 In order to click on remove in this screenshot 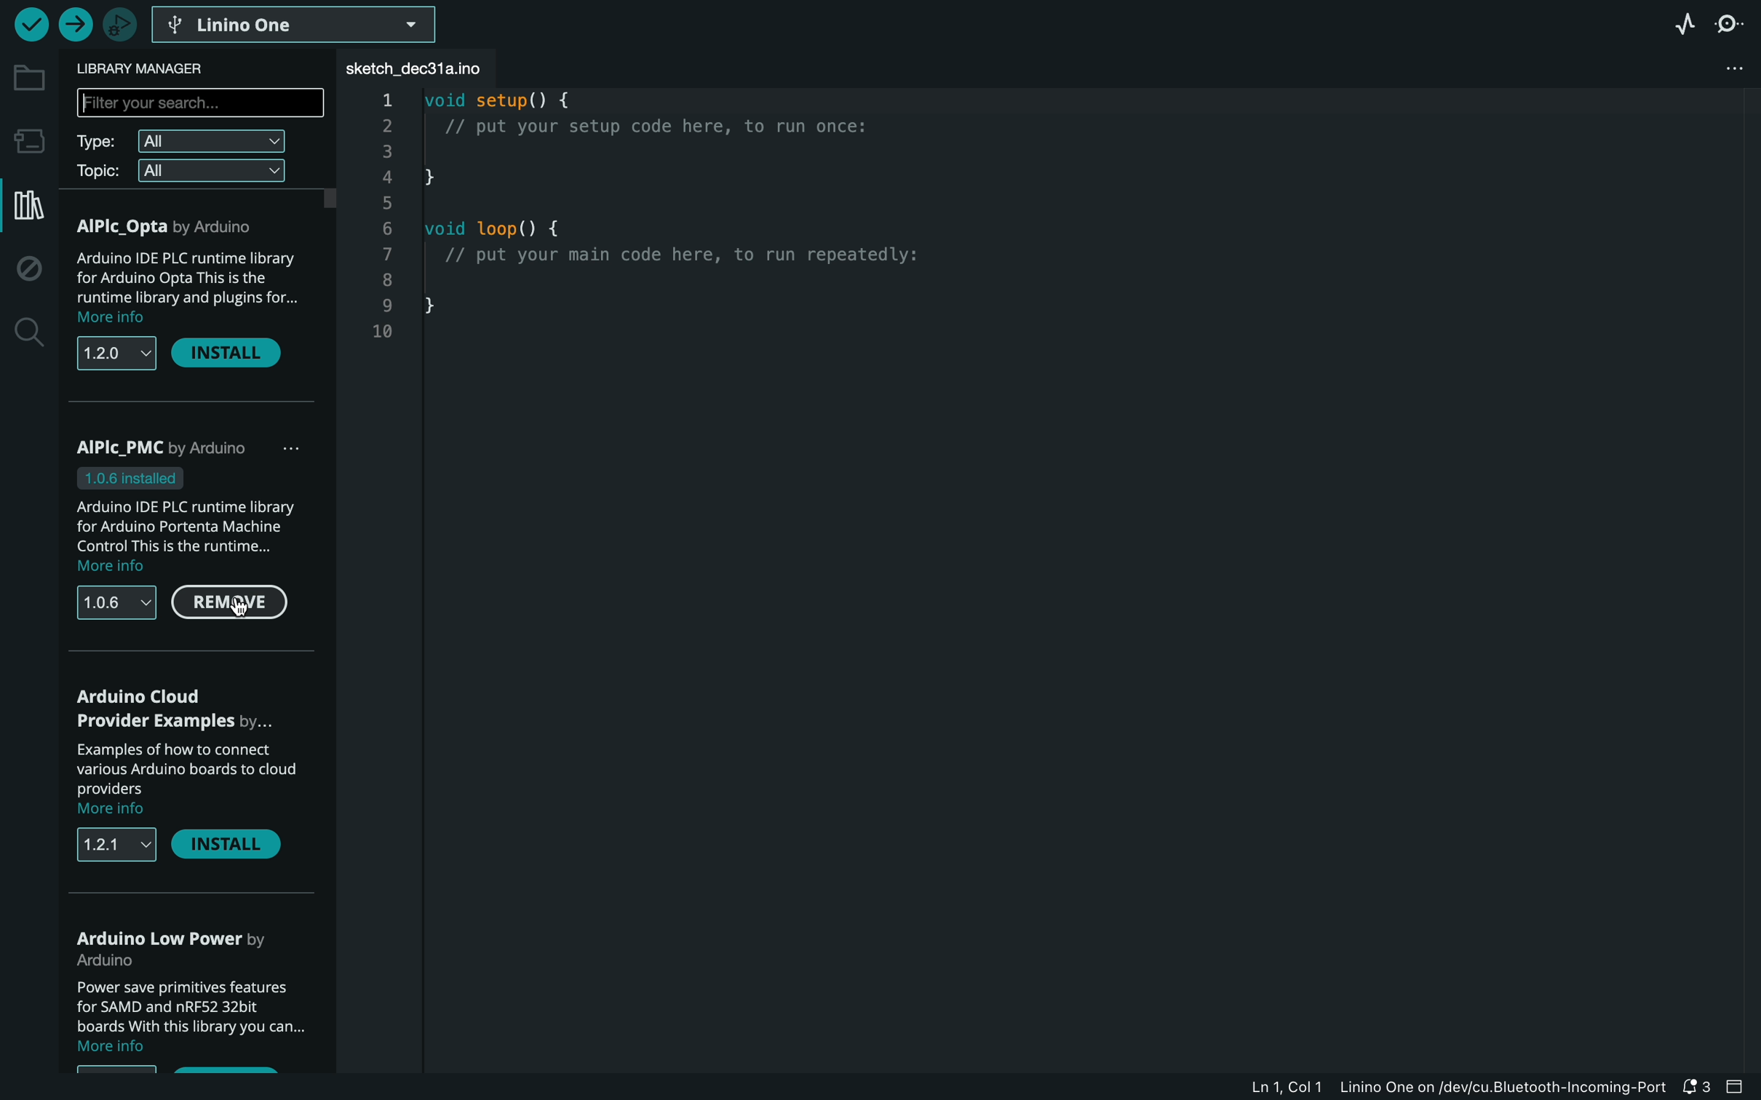, I will do `click(236, 603)`.